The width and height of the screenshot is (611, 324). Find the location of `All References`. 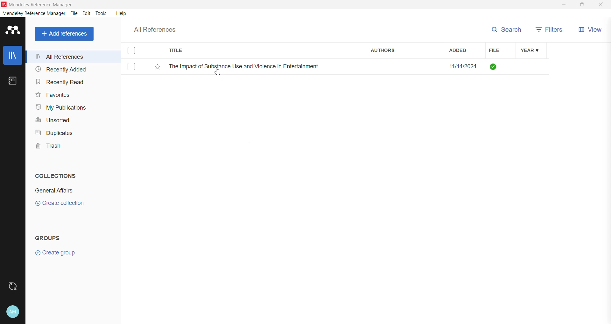

All References is located at coordinates (159, 28).